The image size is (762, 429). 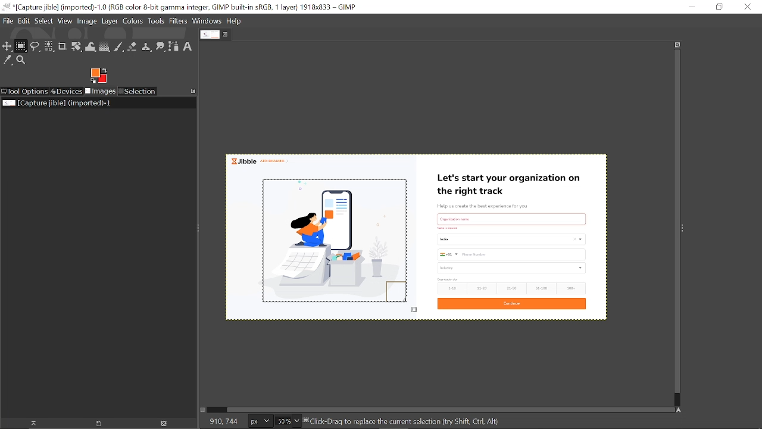 I want to click on 100+, so click(x=571, y=288).